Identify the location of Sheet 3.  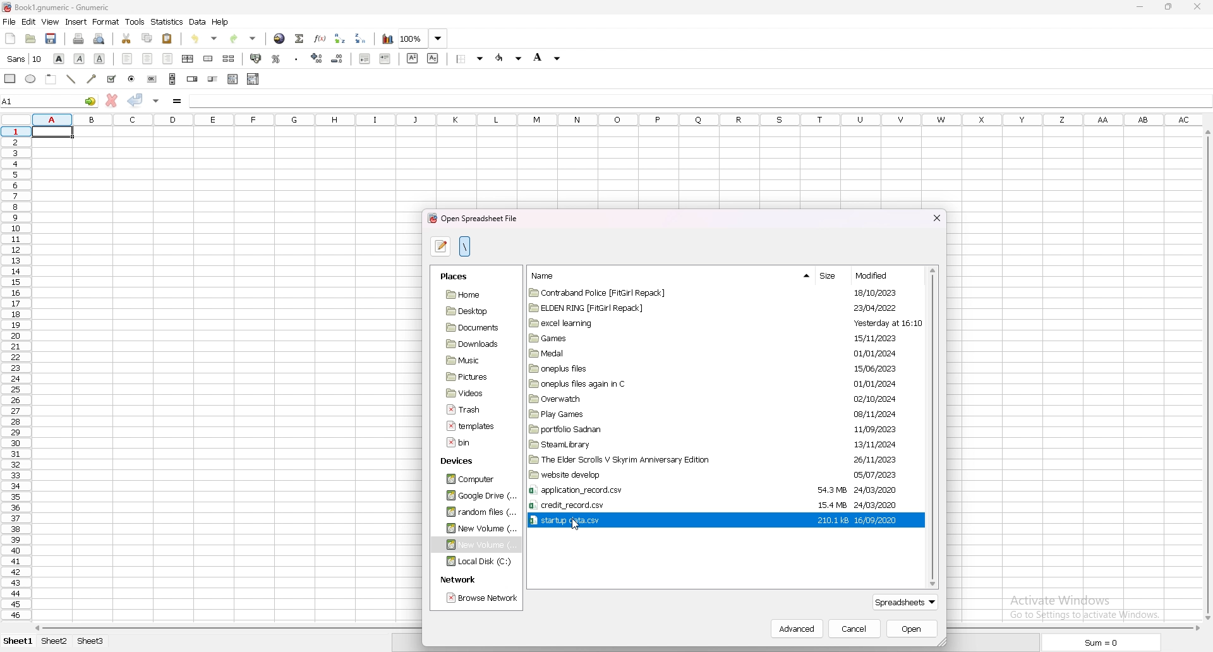
(91, 641).